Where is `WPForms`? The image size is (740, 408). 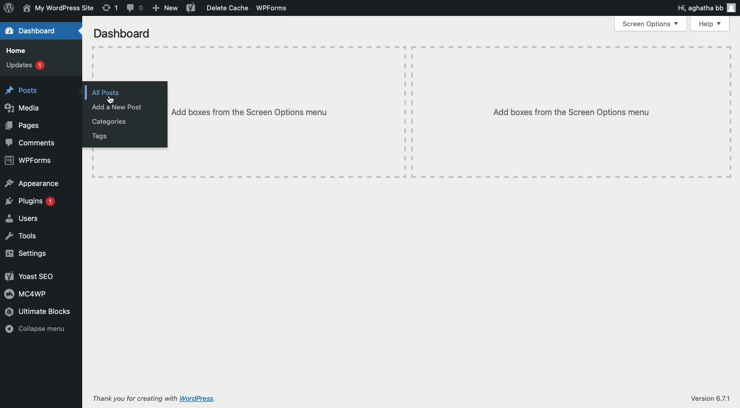 WPForms is located at coordinates (272, 8).